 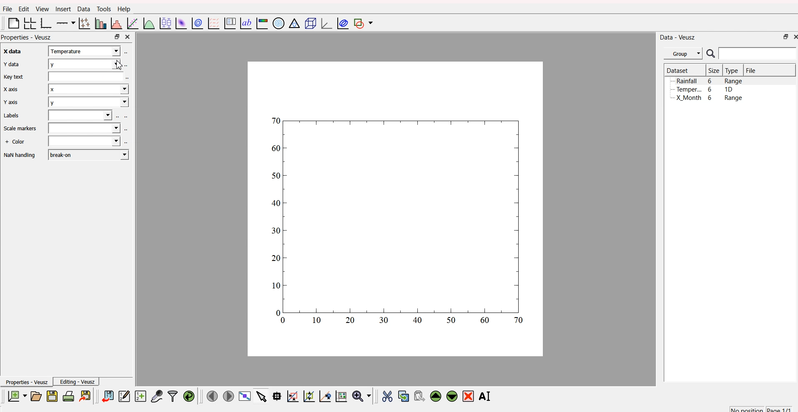 I want to click on text label, so click(x=245, y=24).